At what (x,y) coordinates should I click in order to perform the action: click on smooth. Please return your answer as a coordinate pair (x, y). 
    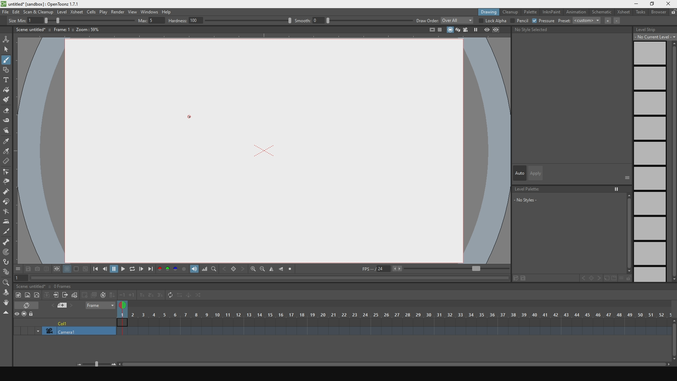
    Looking at the image, I should click on (353, 20).